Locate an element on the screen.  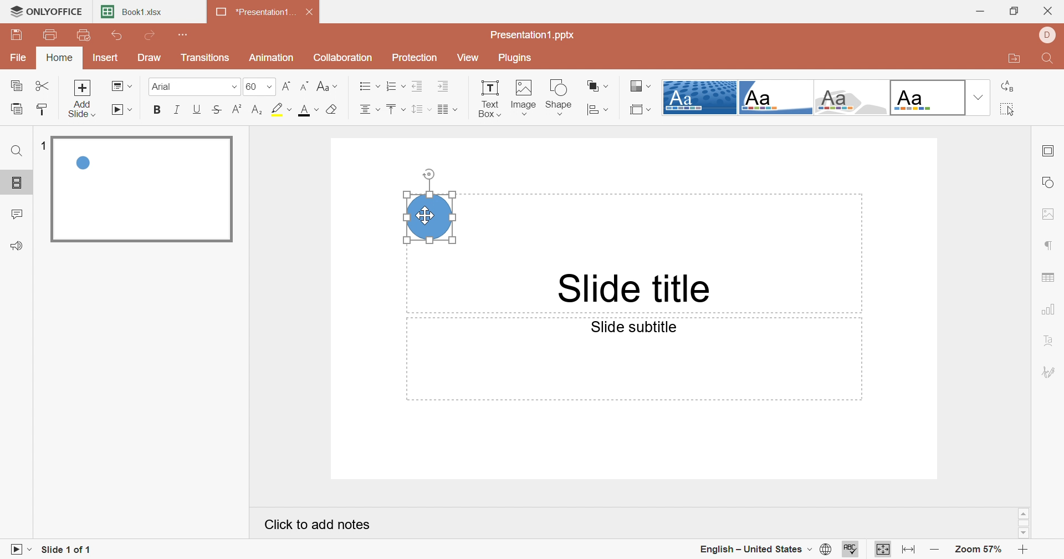
Customize Quick Access Toolbar is located at coordinates (185, 34).